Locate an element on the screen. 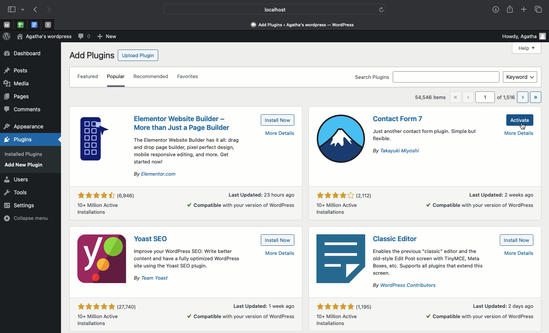 This screenshot has width=549, height=333. add new plugin is located at coordinates (26, 165).